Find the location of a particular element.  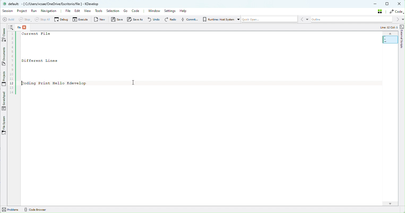

Save As is located at coordinates (134, 20).